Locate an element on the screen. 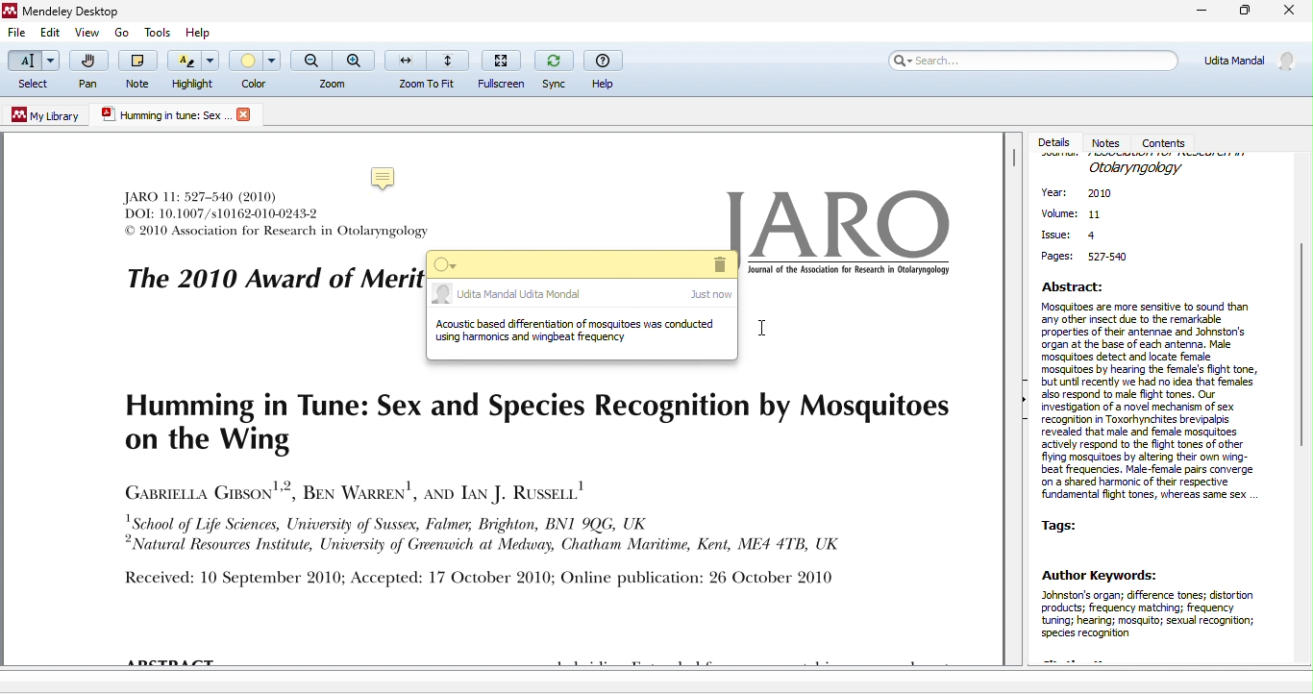 This screenshot has height=694, width=1313. vertical scroll bar is located at coordinates (1301, 340).